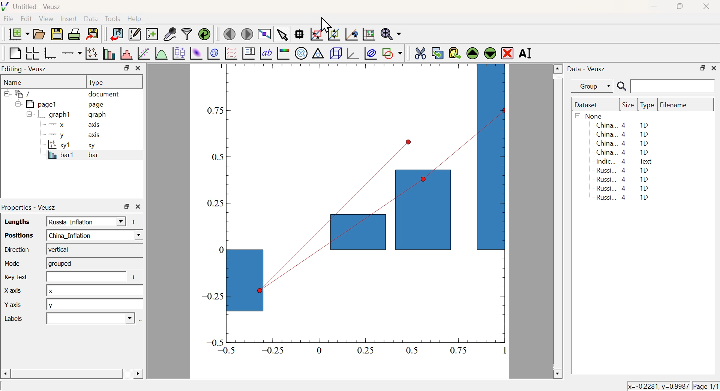 This screenshot has height=391, width=720. What do you see at coordinates (93, 305) in the screenshot?
I see `y` at bounding box center [93, 305].